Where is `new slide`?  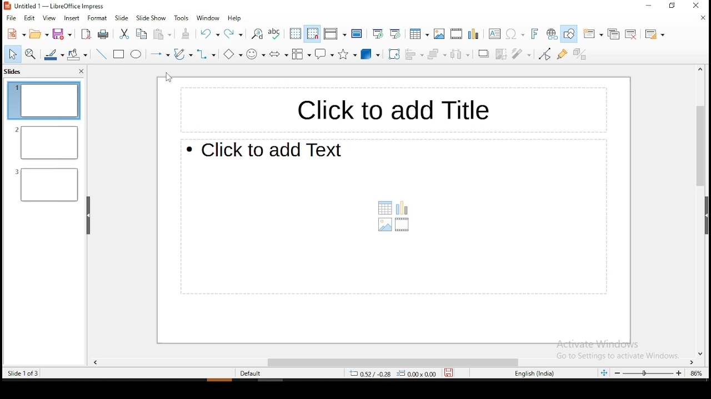
new slide is located at coordinates (592, 33).